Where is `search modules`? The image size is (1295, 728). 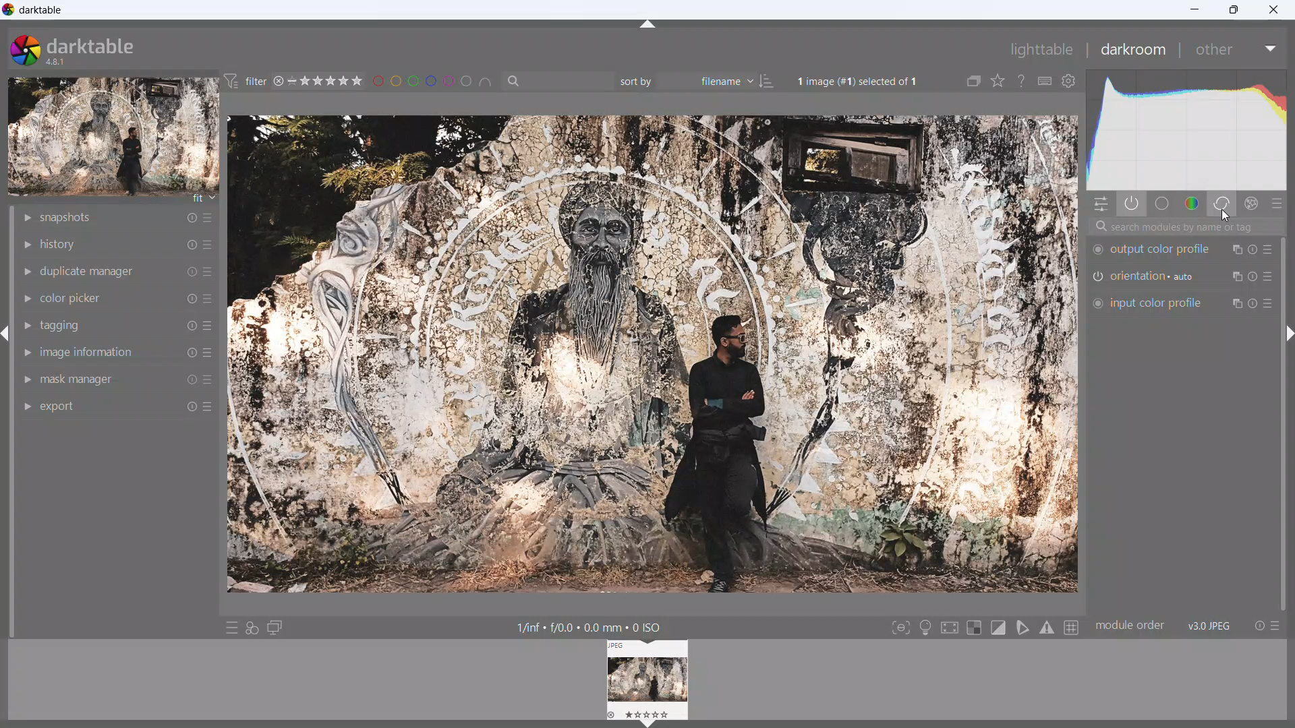 search modules is located at coordinates (1188, 227).